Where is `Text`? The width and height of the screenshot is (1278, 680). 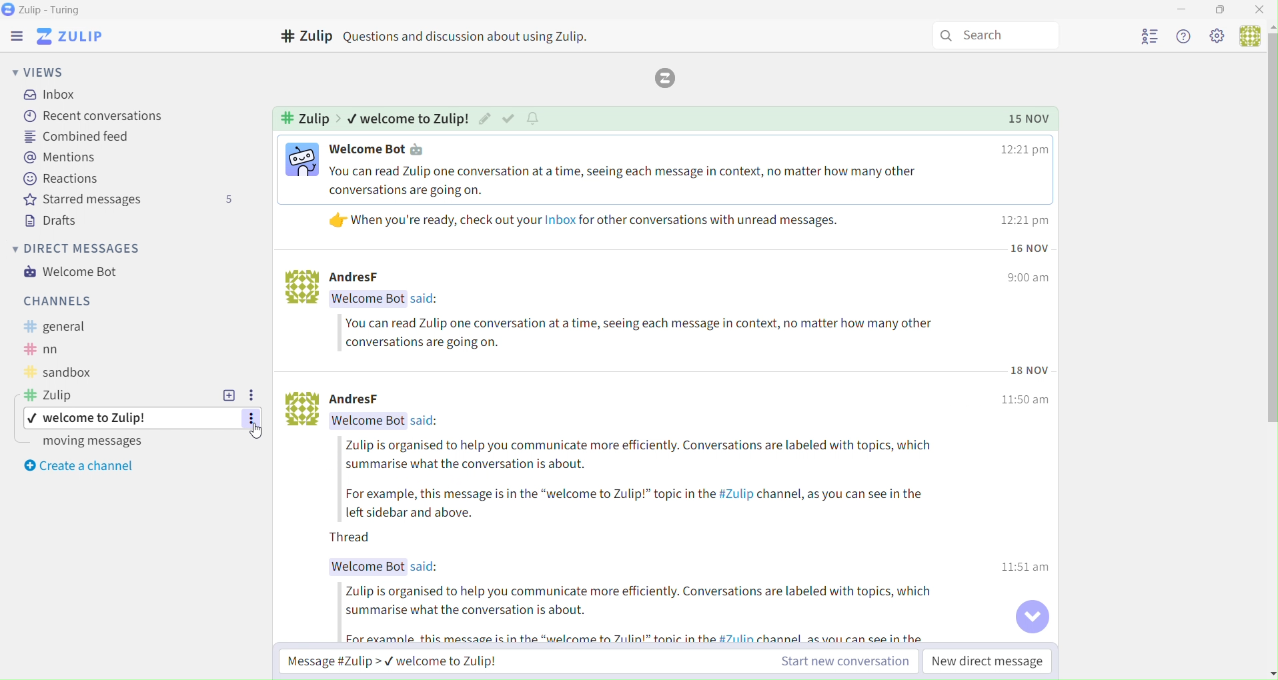 Text is located at coordinates (58, 349).